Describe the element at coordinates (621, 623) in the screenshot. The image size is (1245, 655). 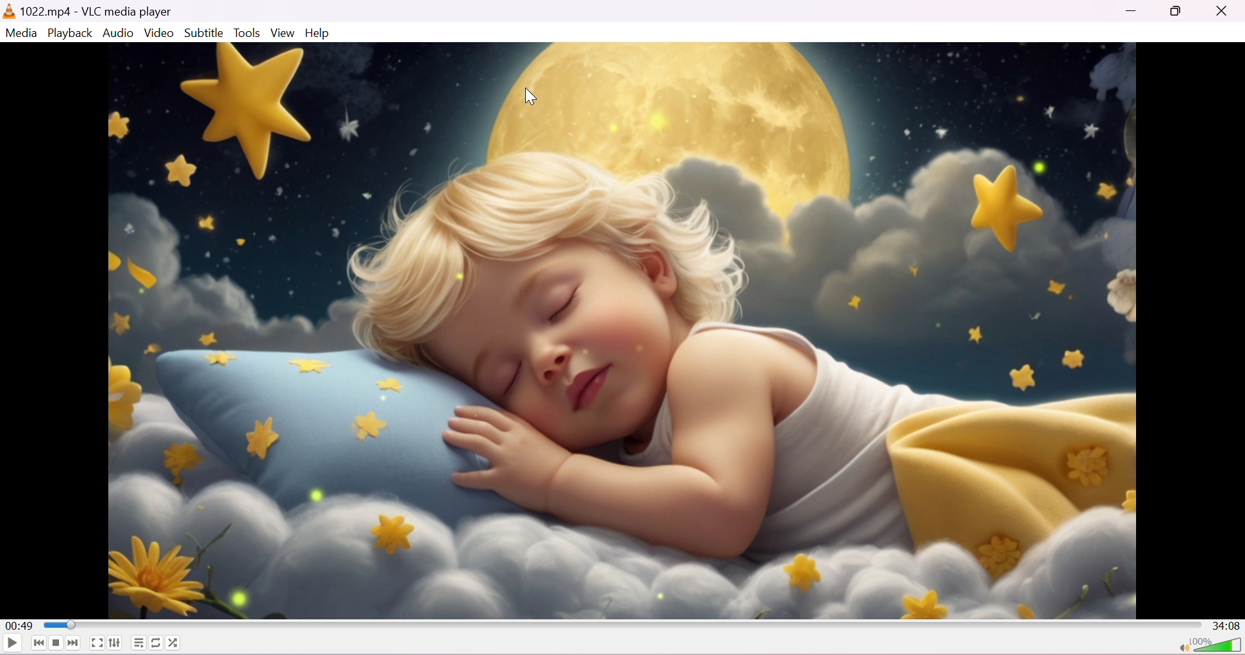
I see `Progress bar` at that location.